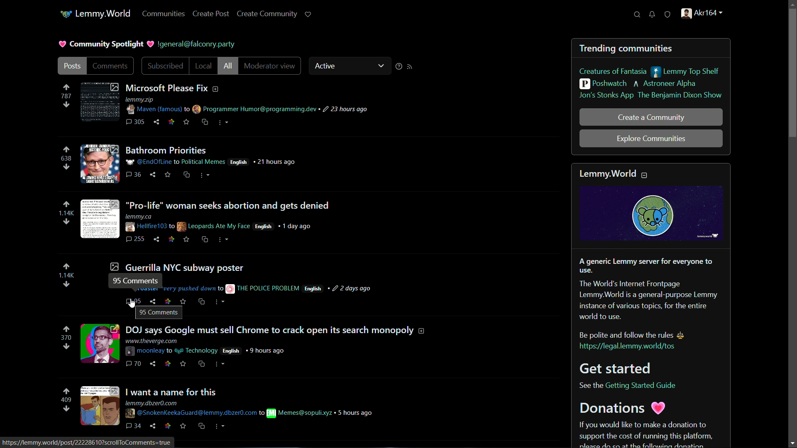 Image resolution: width=797 pixels, height=448 pixels. Describe the element at coordinates (168, 364) in the screenshot. I see `icon` at that location.